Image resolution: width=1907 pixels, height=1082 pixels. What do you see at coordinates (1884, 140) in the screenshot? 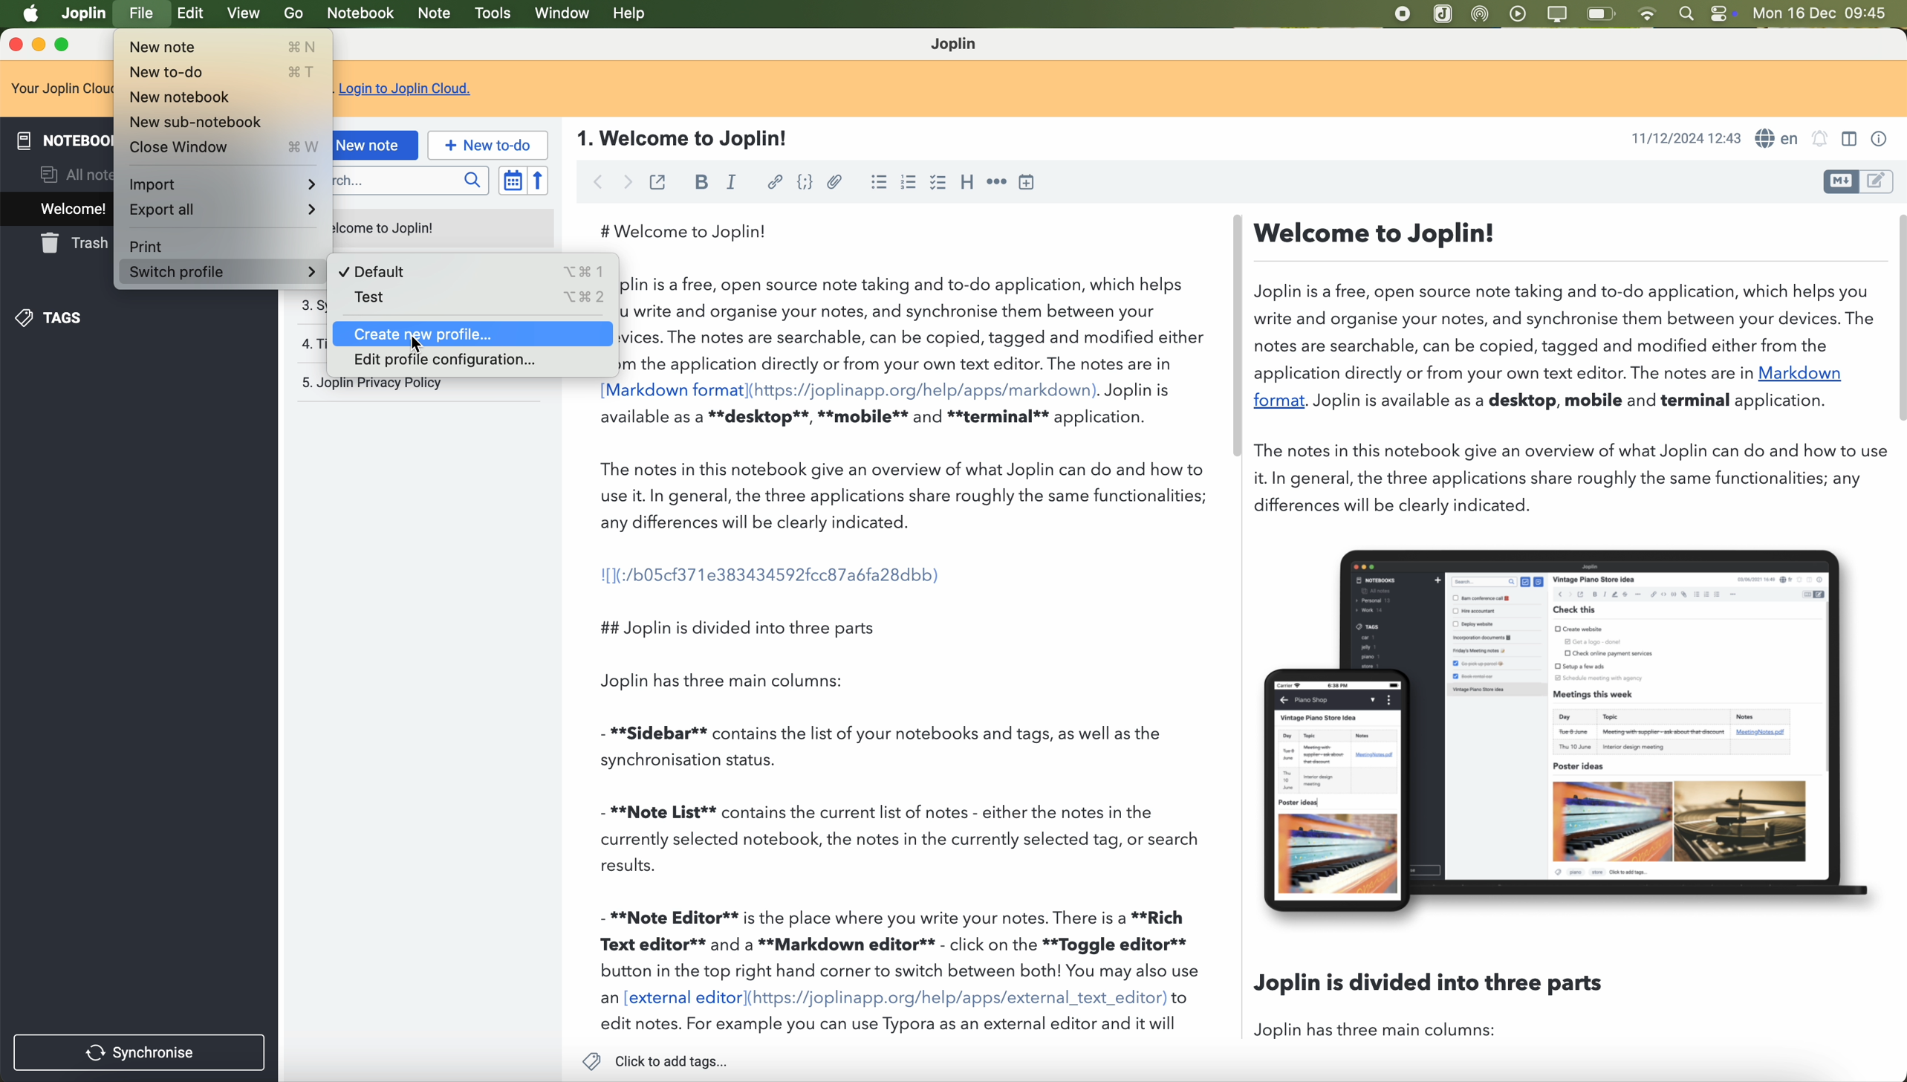
I see `note properties` at bounding box center [1884, 140].